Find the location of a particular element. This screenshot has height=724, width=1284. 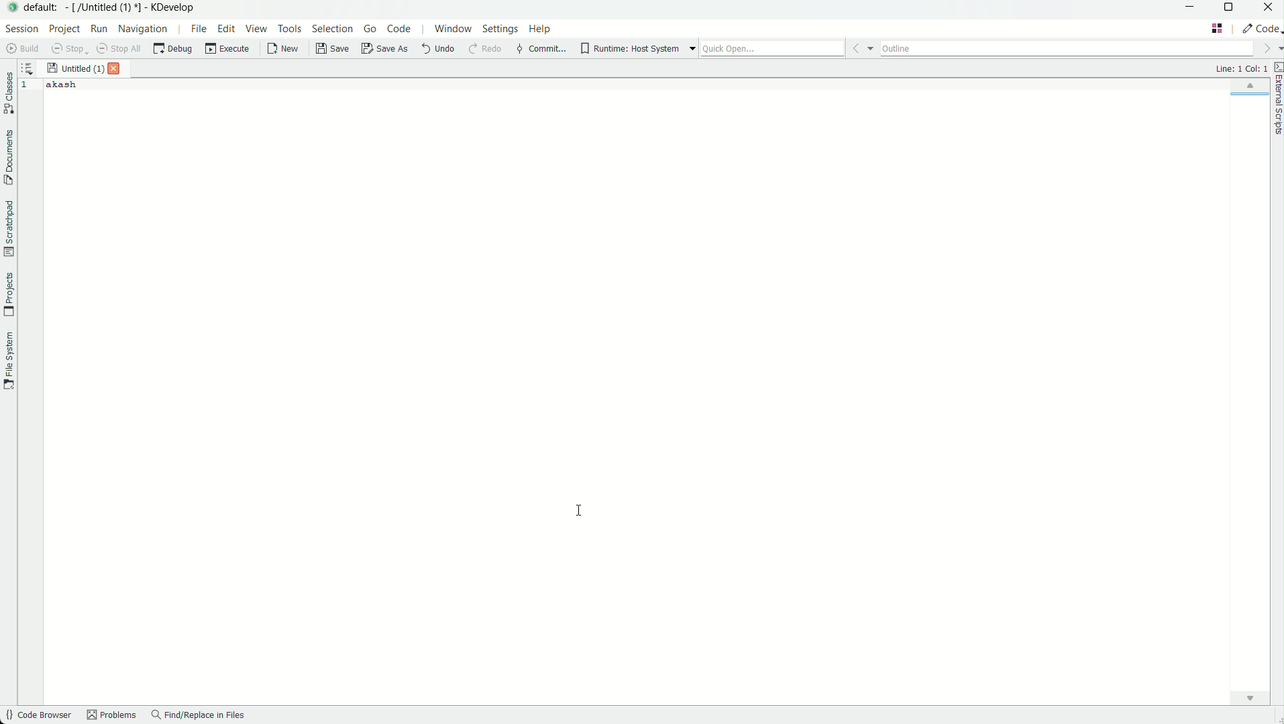

quick open is located at coordinates (772, 49).